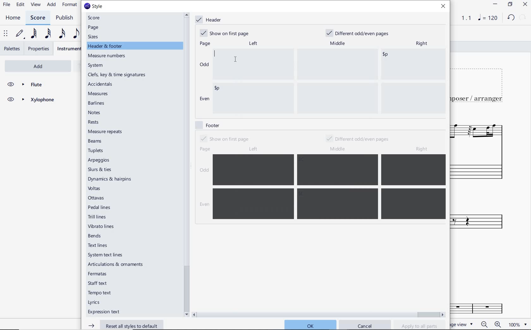 Image resolution: width=531 pixels, height=330 pixels. Describe the element at coordinates (98, 283) in the screenshot. I see `staff text` at that location.